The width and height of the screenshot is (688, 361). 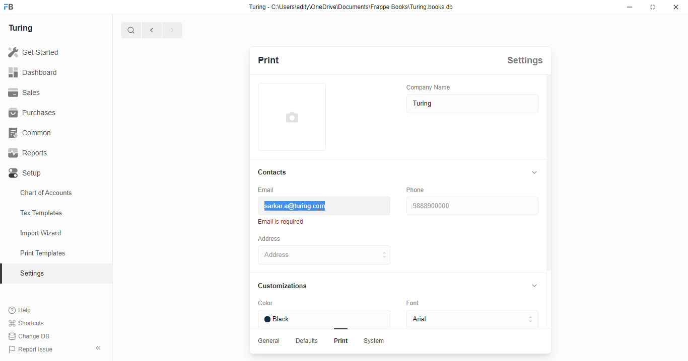 I want to click on Purchases, so click(x=32, y=113).